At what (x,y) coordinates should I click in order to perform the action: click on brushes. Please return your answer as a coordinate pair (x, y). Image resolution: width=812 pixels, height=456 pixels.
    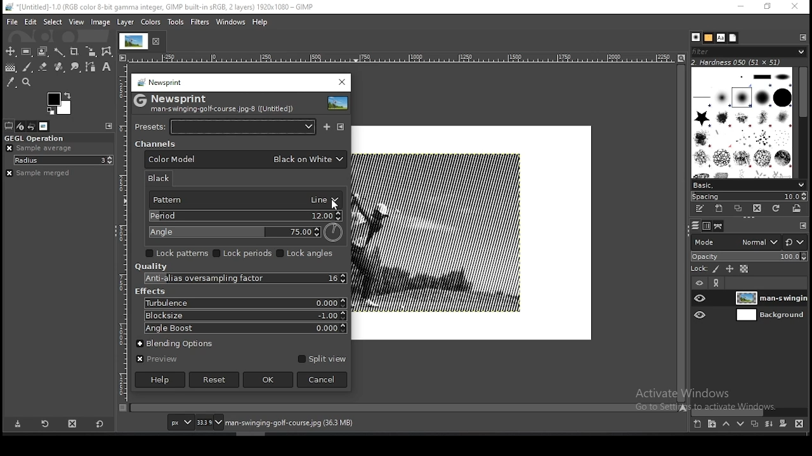
    Looking at the image, I should click on (742, 122).